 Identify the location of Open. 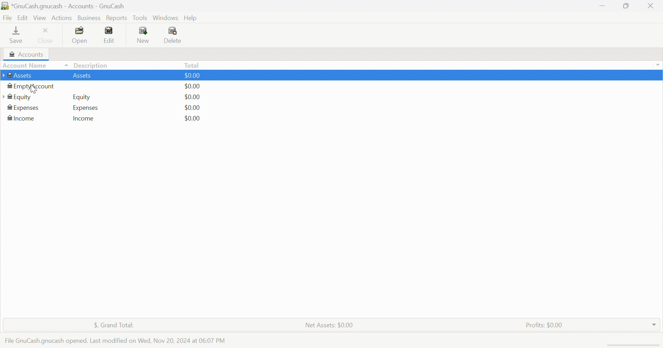
(80, 35).